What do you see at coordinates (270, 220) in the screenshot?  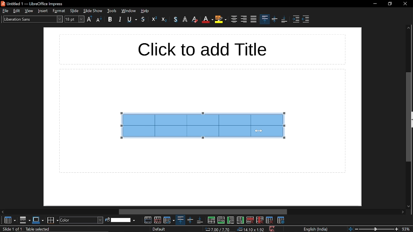 I see `delete table` at bounding box center [270, 220].